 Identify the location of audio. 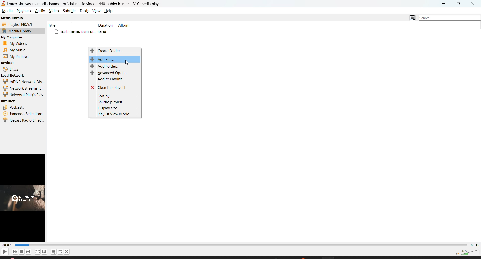
(41, 12).